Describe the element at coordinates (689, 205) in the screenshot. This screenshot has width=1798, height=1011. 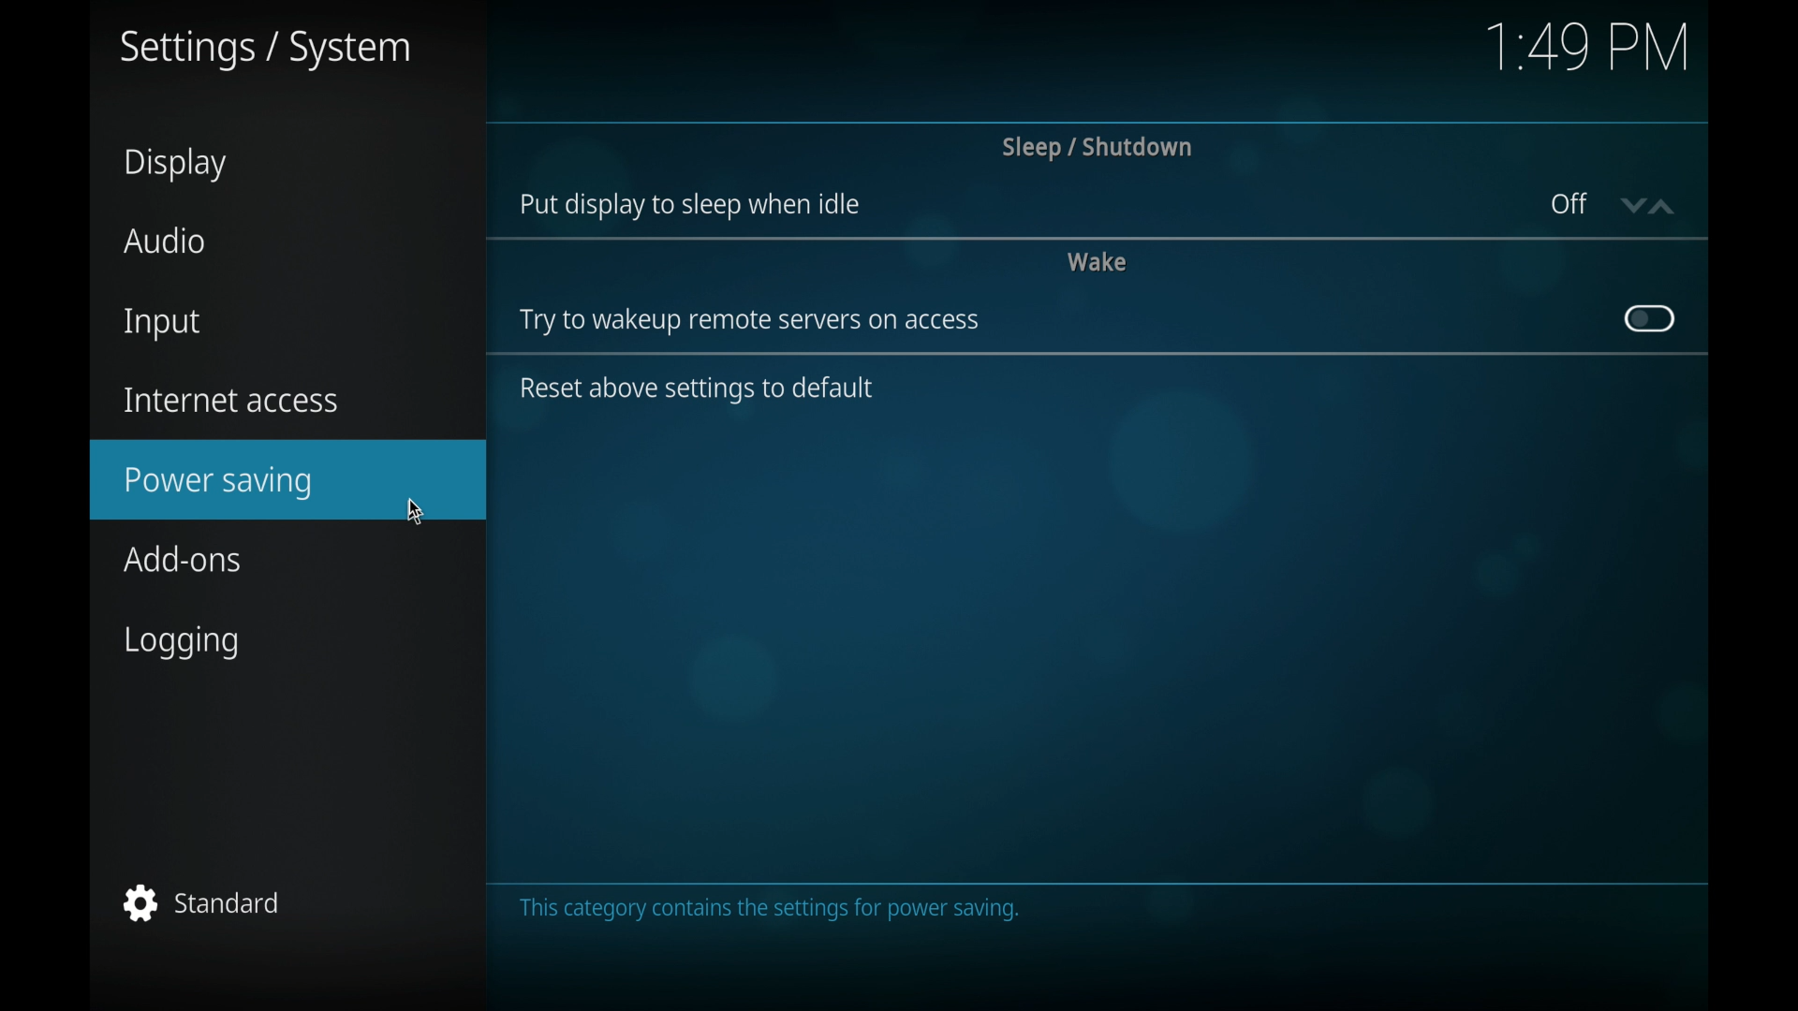
I see `put display to sleep when idle` at that location.